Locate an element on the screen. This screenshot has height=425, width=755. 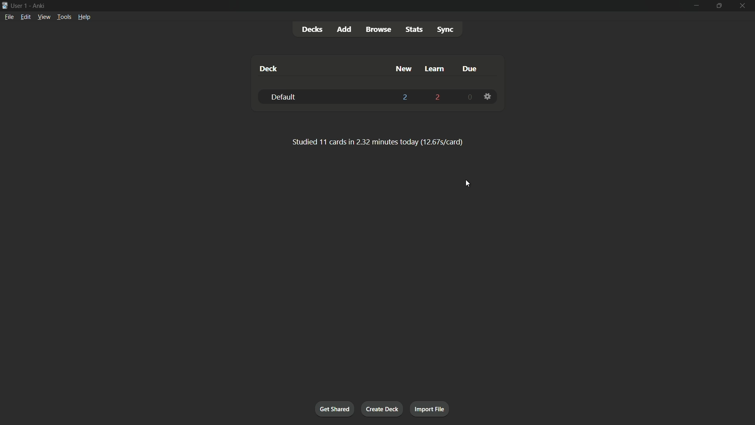
minimize is located at coordinates (696, 6).